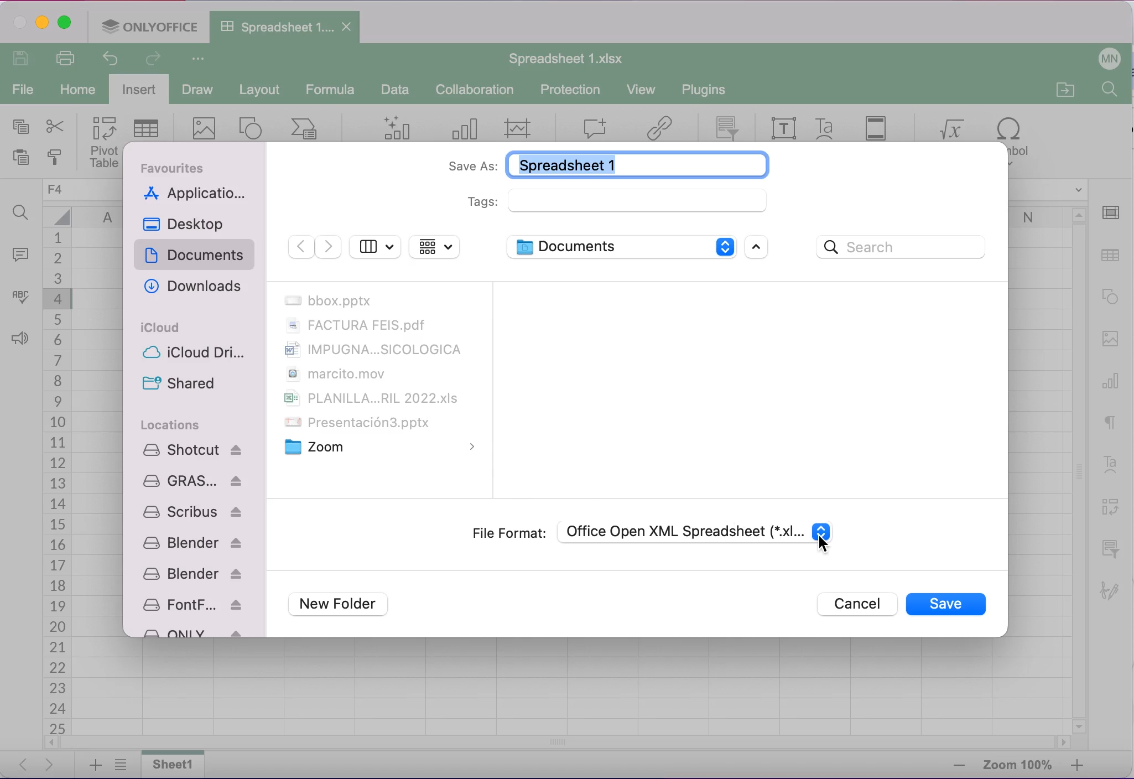  What do you see at coordinates (619, 201) in the screenshot?
I see `tags` at bounding box center [619, 201].